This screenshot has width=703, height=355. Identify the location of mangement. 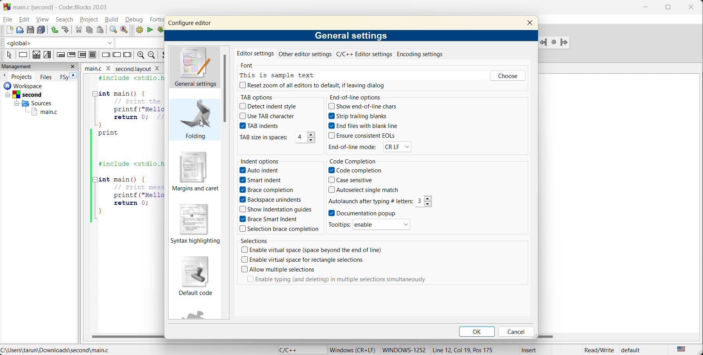
(22, 66).